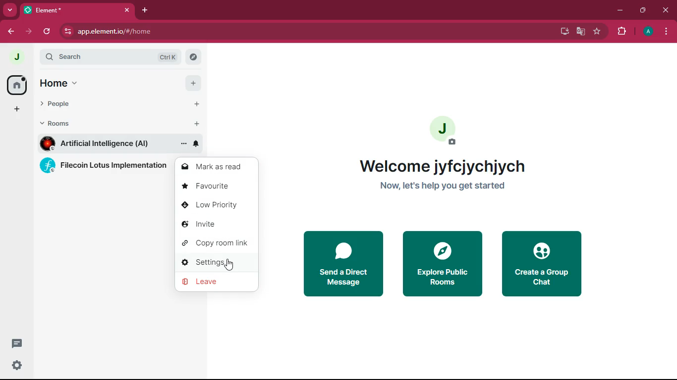  What do you see at coordinates (443, 186) in the screenshot?
I see `get started` at bounding box center [443, 186].